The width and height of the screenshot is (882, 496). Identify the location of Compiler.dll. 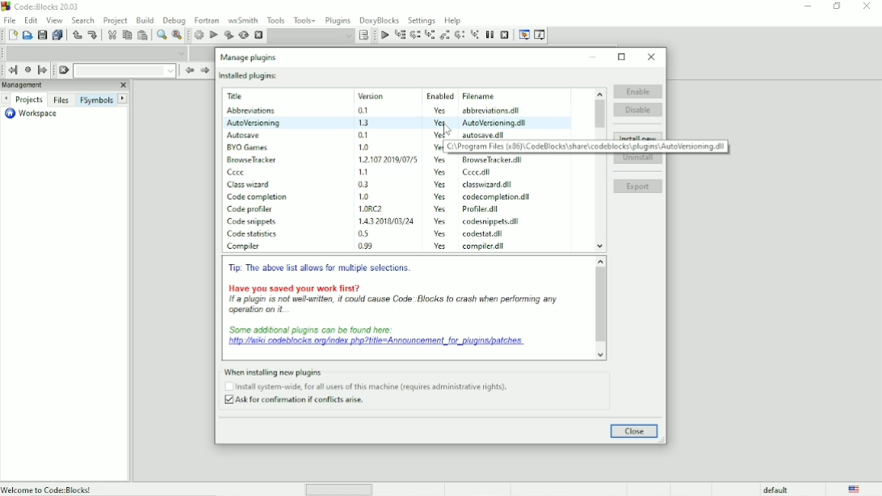
(486, 246).